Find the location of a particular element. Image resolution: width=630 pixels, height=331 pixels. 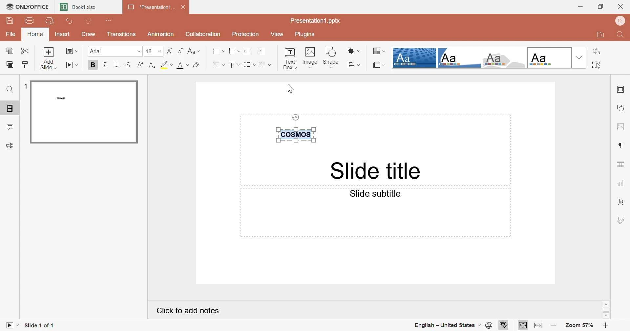

Align shape is located at coordinates (354, 65).